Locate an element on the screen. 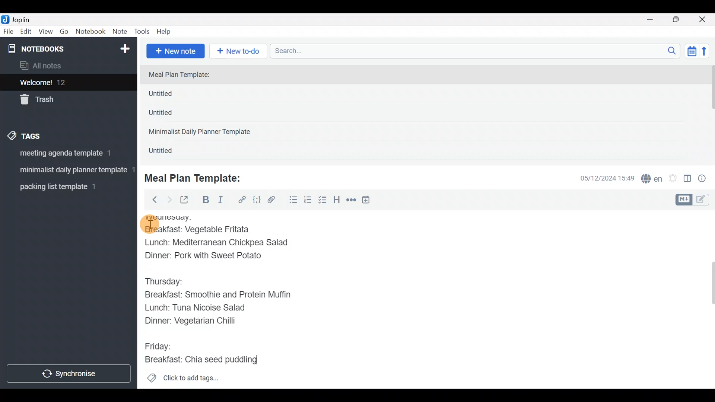 The width and height of the screenshot is (715, 402). Back is located at coordinates (152, 199).